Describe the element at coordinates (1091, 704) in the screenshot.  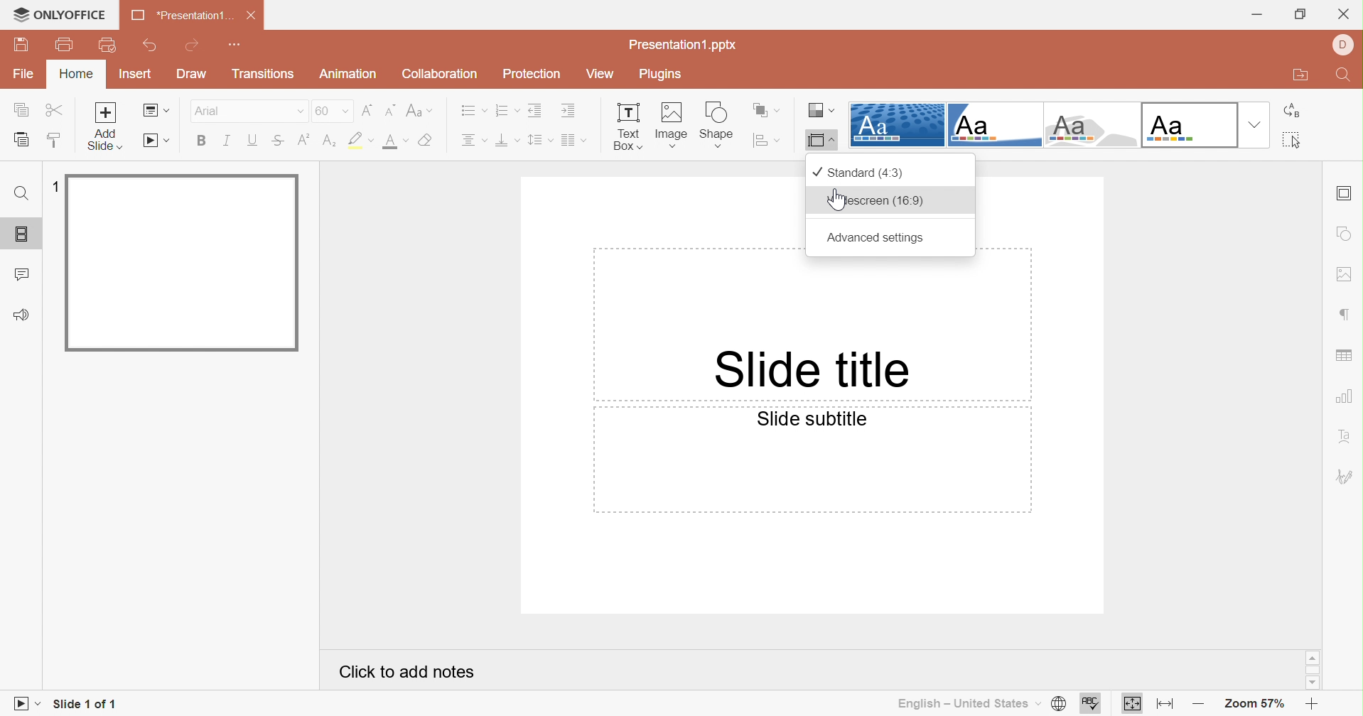
I see `Spell checking` at that location.